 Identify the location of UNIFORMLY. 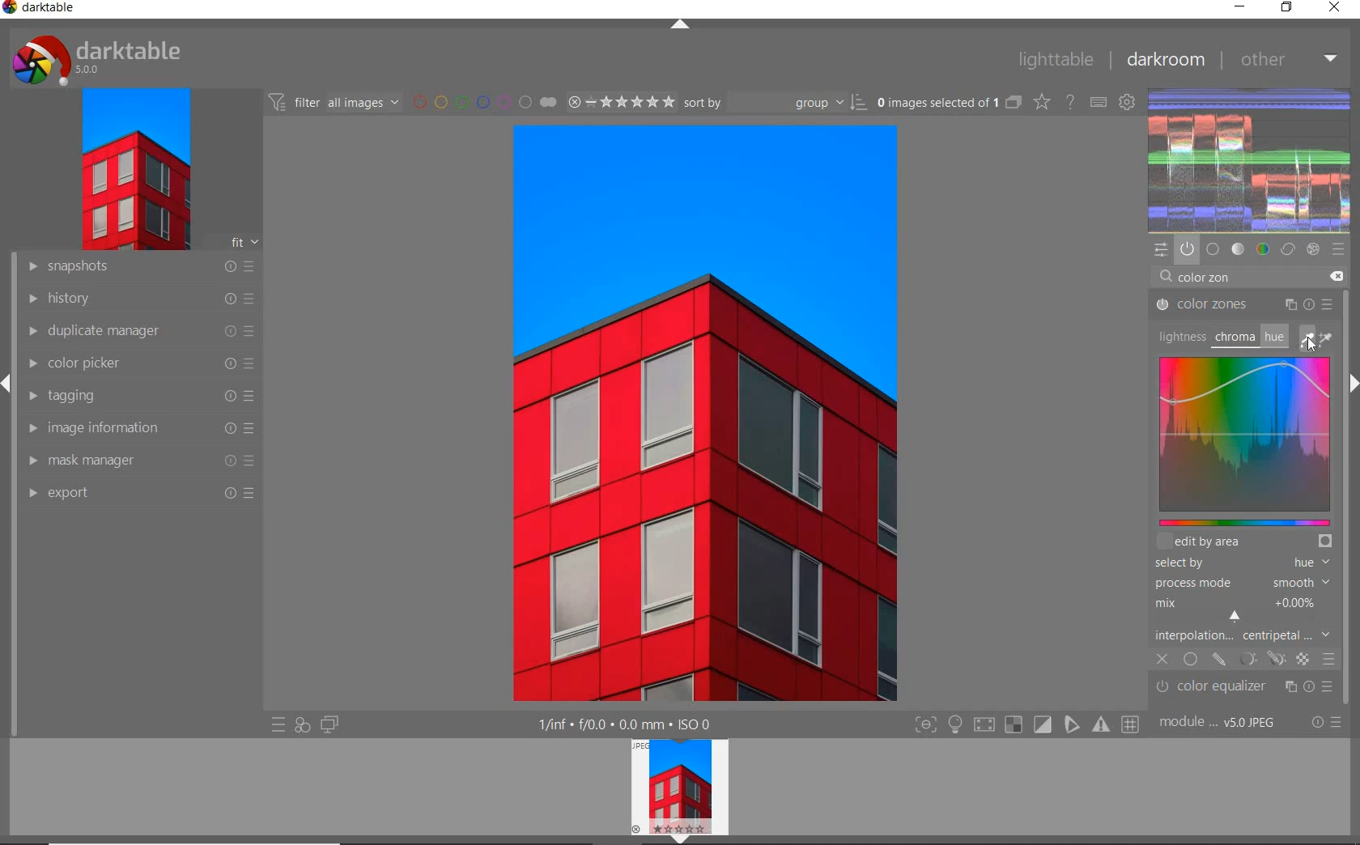
(1190, 660).